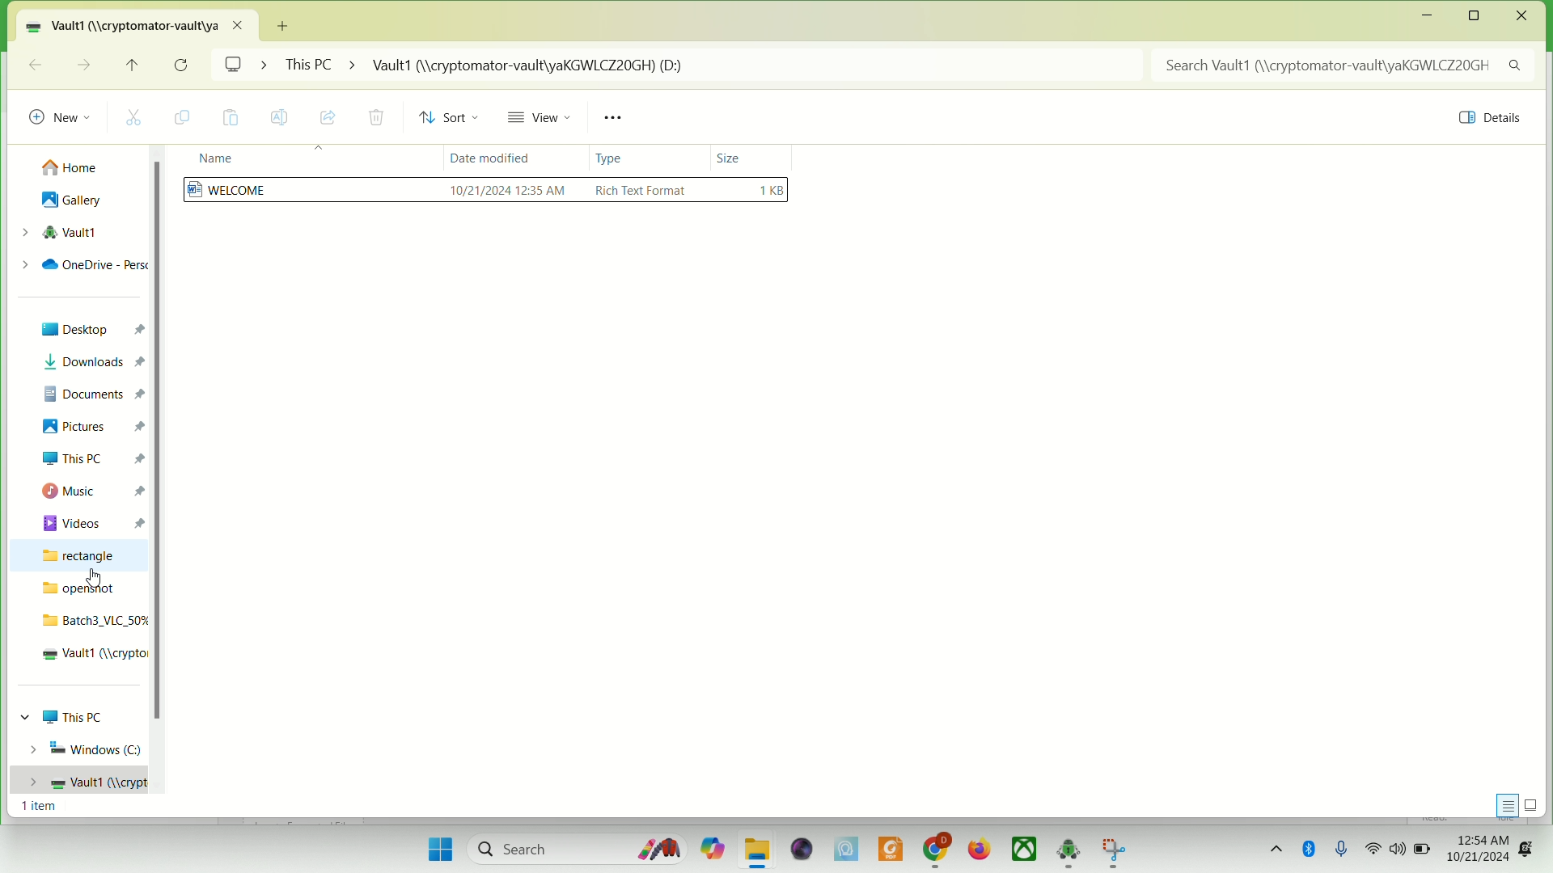  Describe the element at coordinates (1311, 849) in the screenshot. I see `Bluetooth` at that location.